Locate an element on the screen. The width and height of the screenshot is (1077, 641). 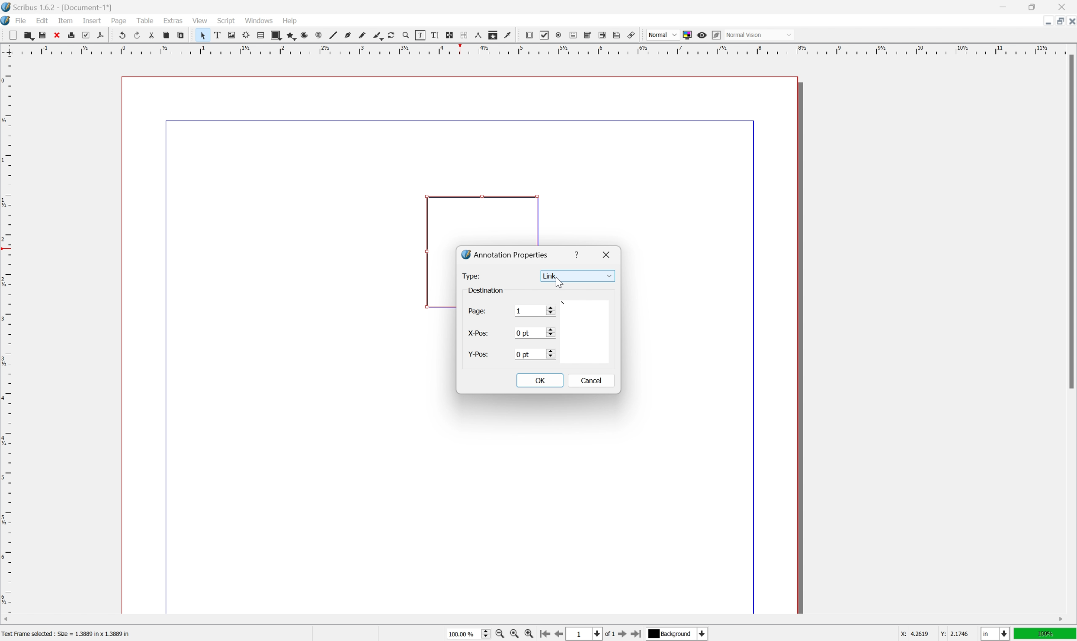
go to next page is located at coordinates (624, 635).